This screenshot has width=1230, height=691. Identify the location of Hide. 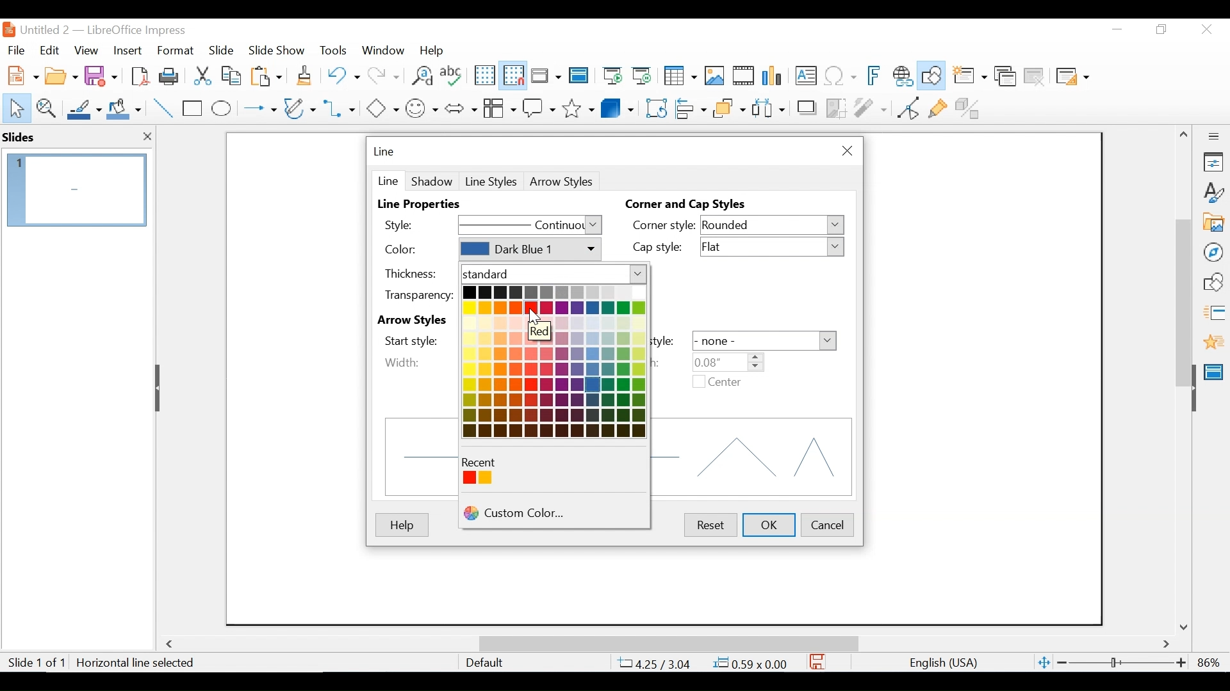
(160, 388).